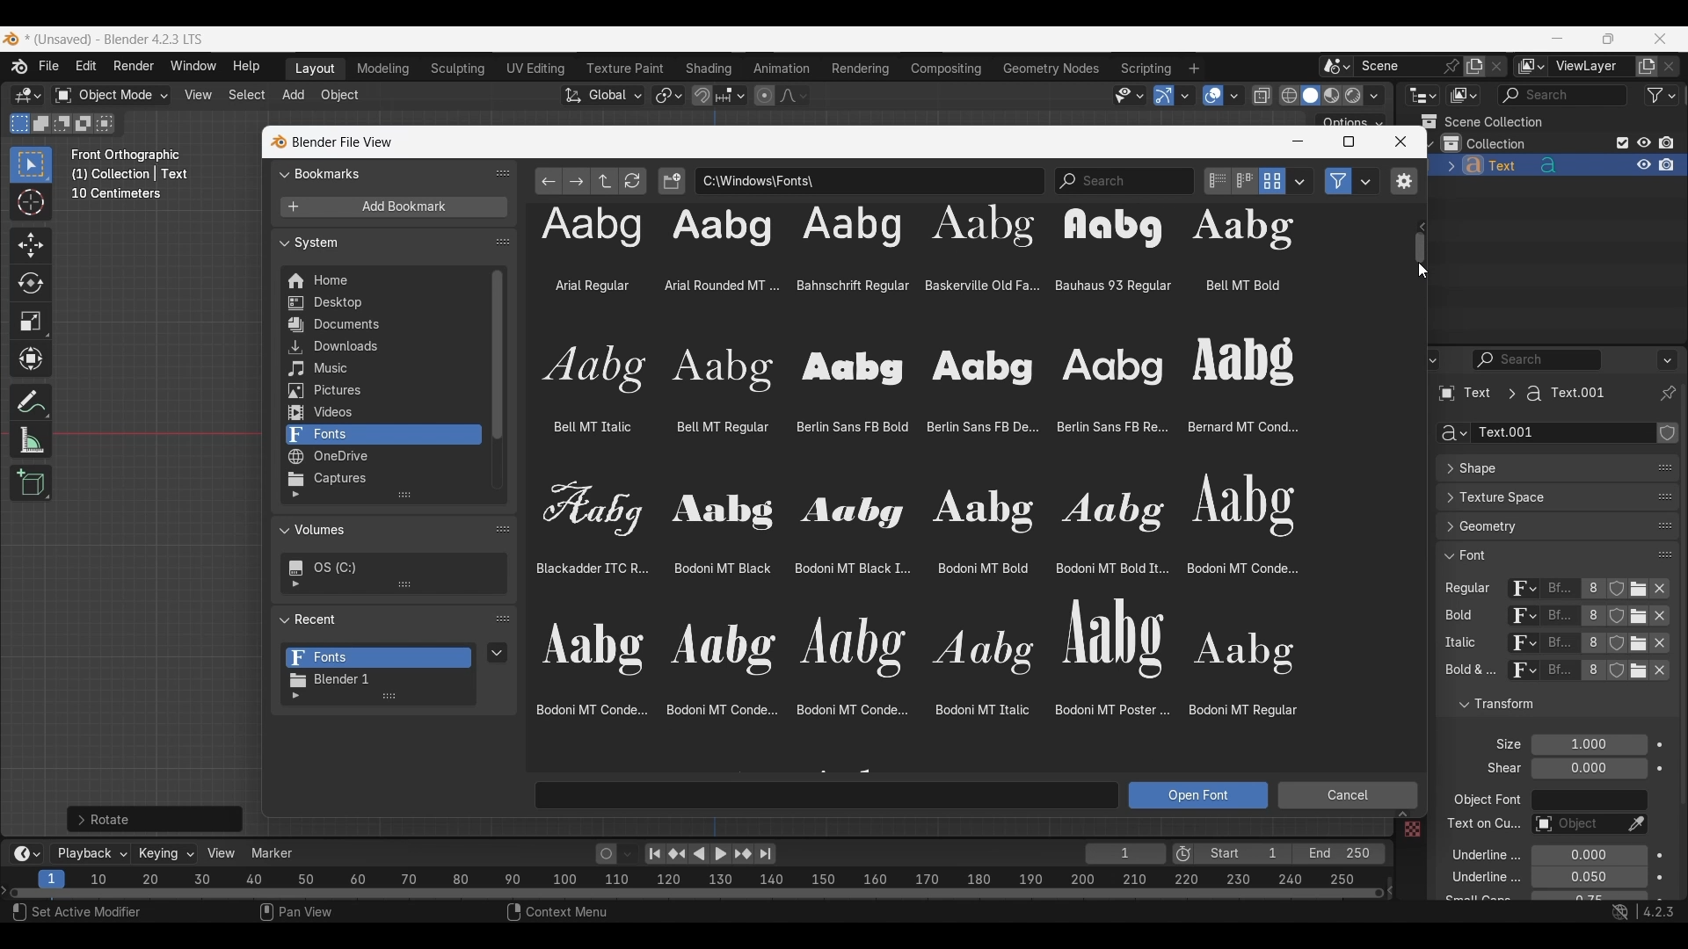 The height and width of the screenshot is (949, 1688). I want to click on Click to expand Shape, so click(1539, 469).